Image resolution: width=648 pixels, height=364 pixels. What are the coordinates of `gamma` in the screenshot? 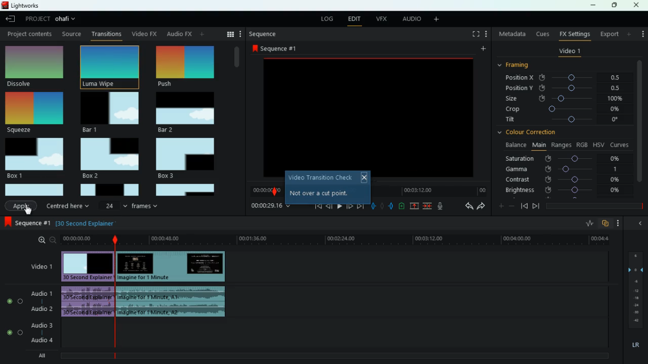 It's located at (562, 169).